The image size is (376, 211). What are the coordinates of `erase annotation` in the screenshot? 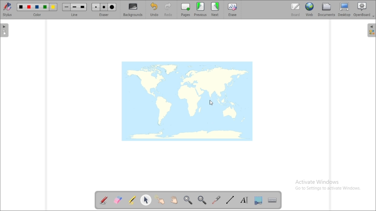 It's located at (117, 200).